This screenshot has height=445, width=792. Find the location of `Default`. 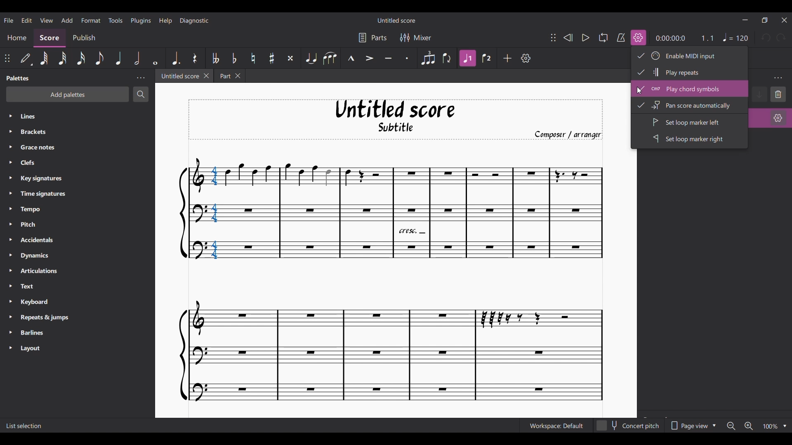

Default is located at coordinates (26, 58).